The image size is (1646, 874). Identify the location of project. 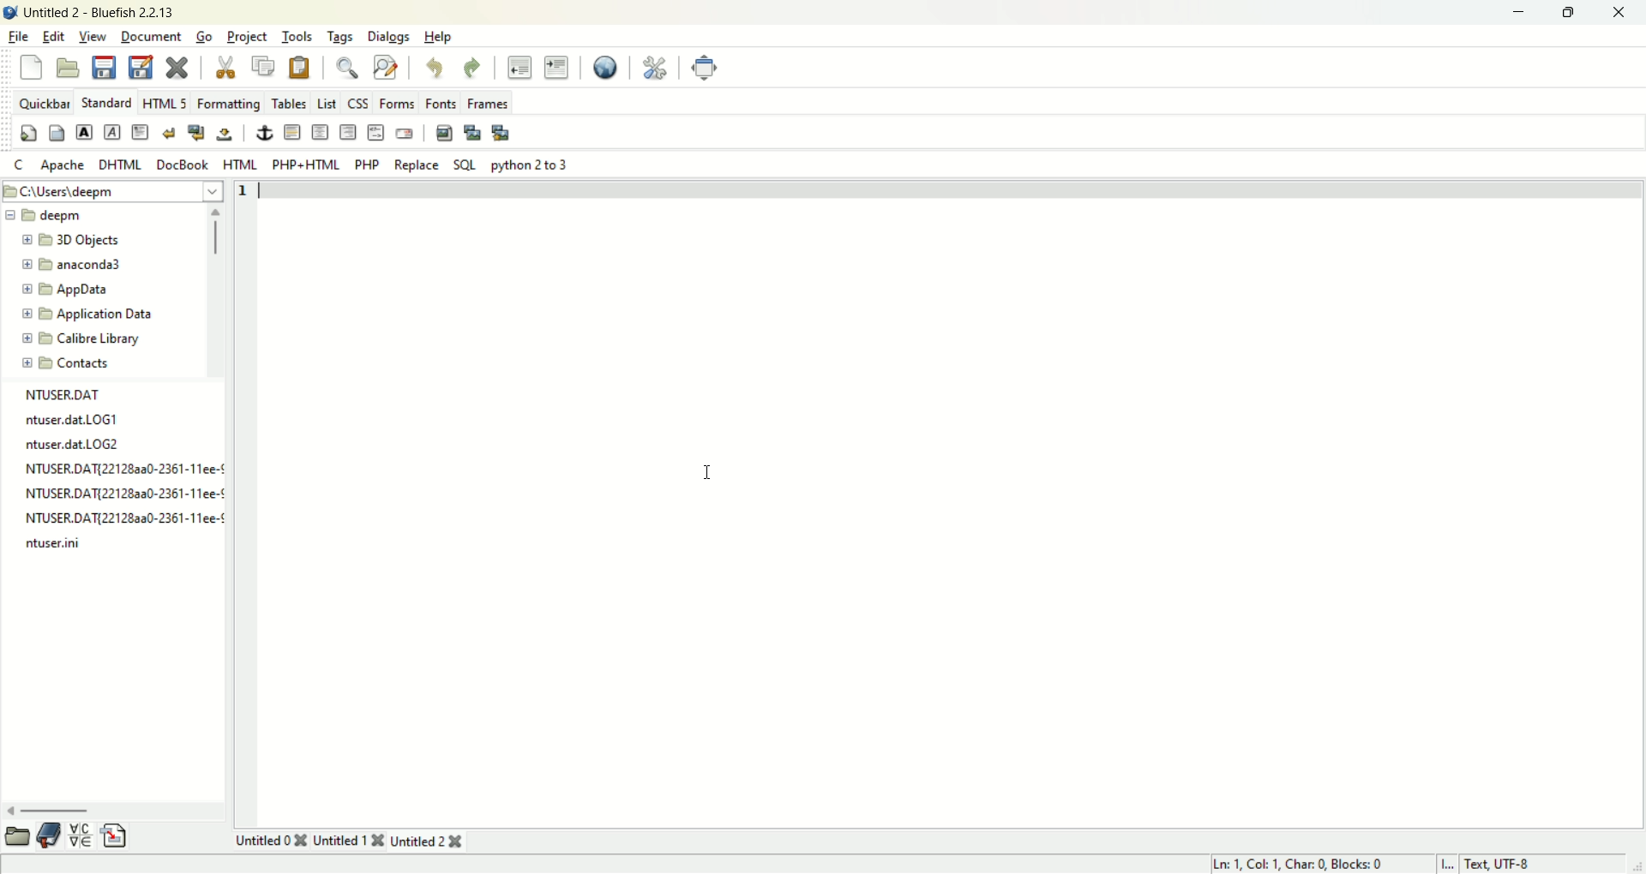
(248, 37).